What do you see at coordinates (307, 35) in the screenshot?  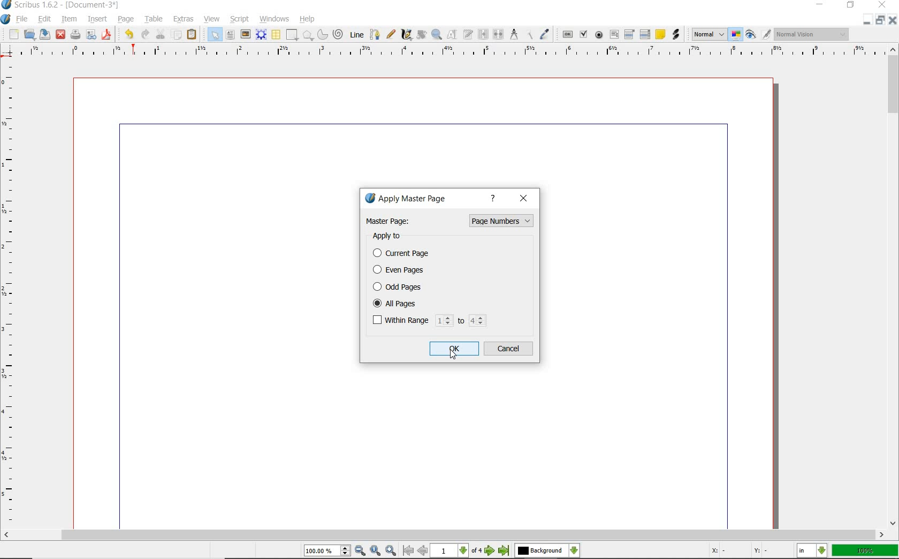 I see `polygon` at bounding box center [307, 35].